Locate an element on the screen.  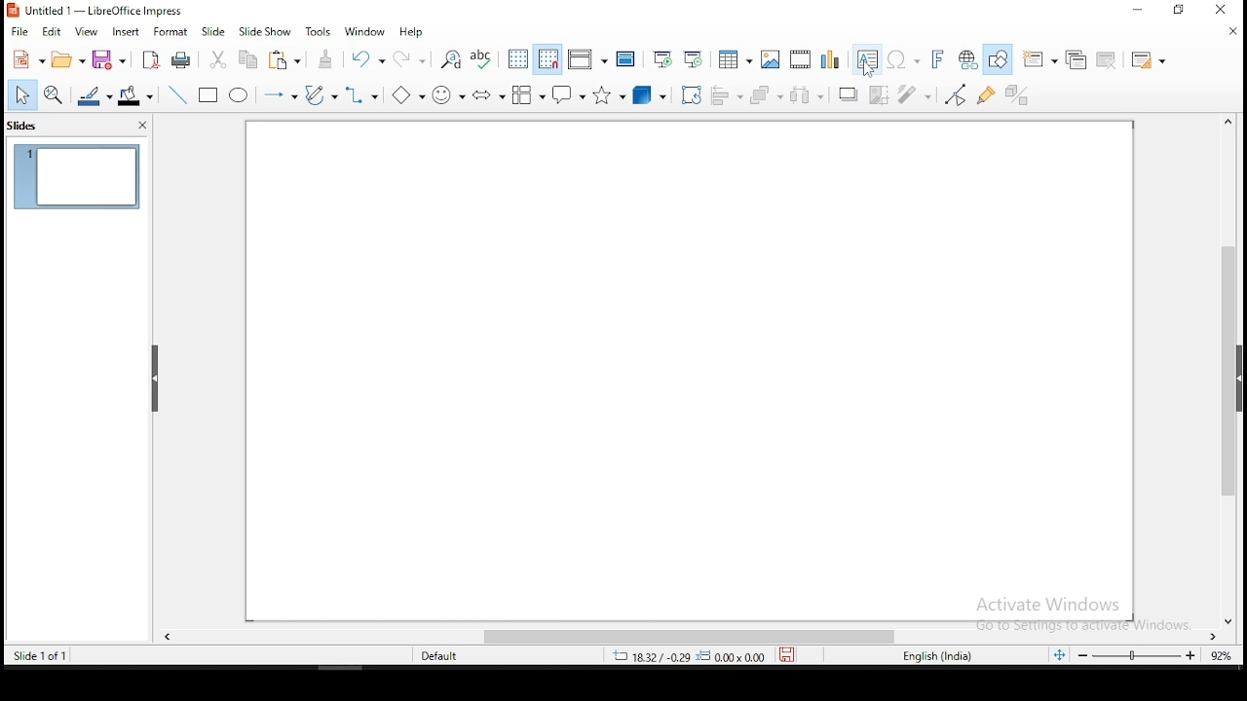
image is located at coordinates (772, 59).